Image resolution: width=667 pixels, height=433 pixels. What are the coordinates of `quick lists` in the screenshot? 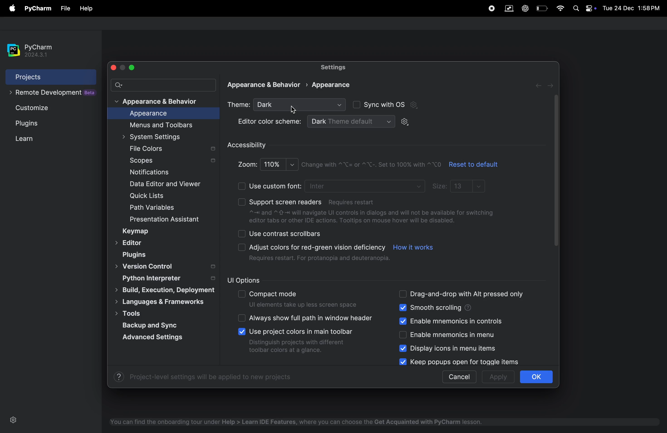 It's located at (155, 197).